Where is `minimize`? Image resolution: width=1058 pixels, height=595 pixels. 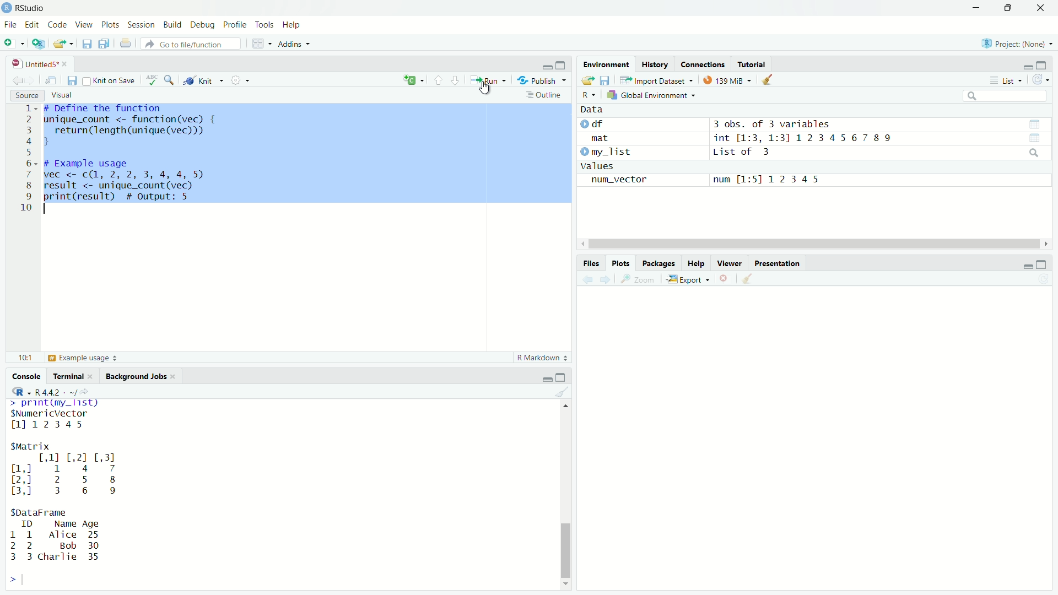 minimize is located at coordinates (547, 380).